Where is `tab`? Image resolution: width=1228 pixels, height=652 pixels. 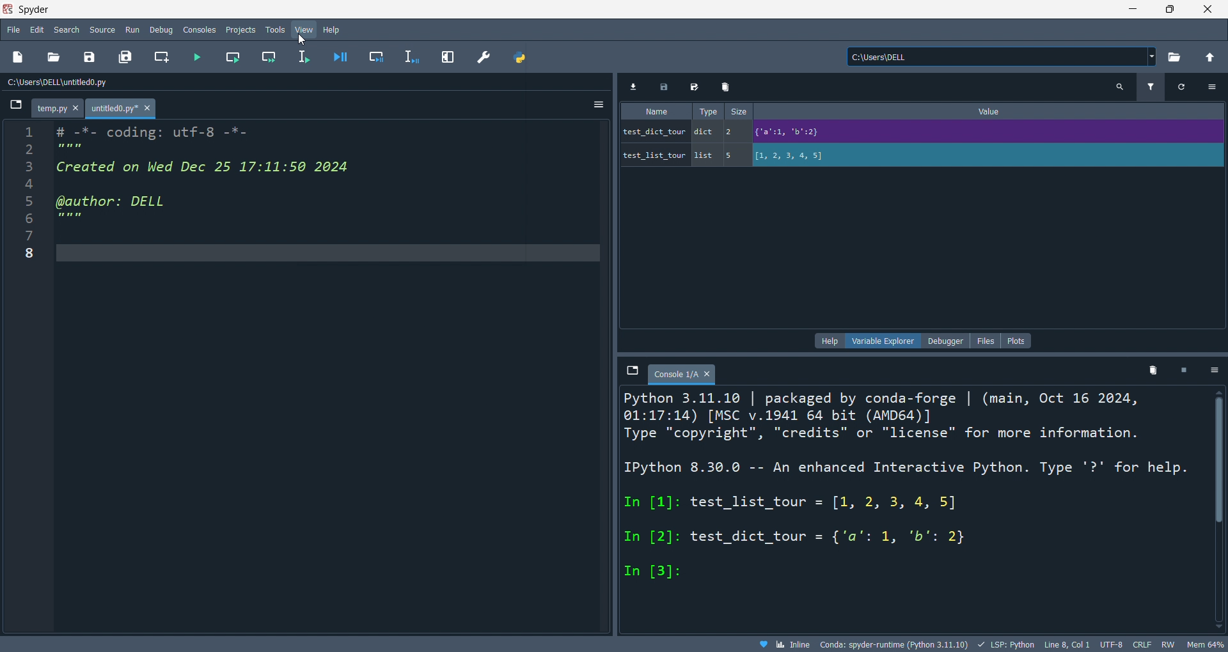
tab is located at coordinates (682, 373).